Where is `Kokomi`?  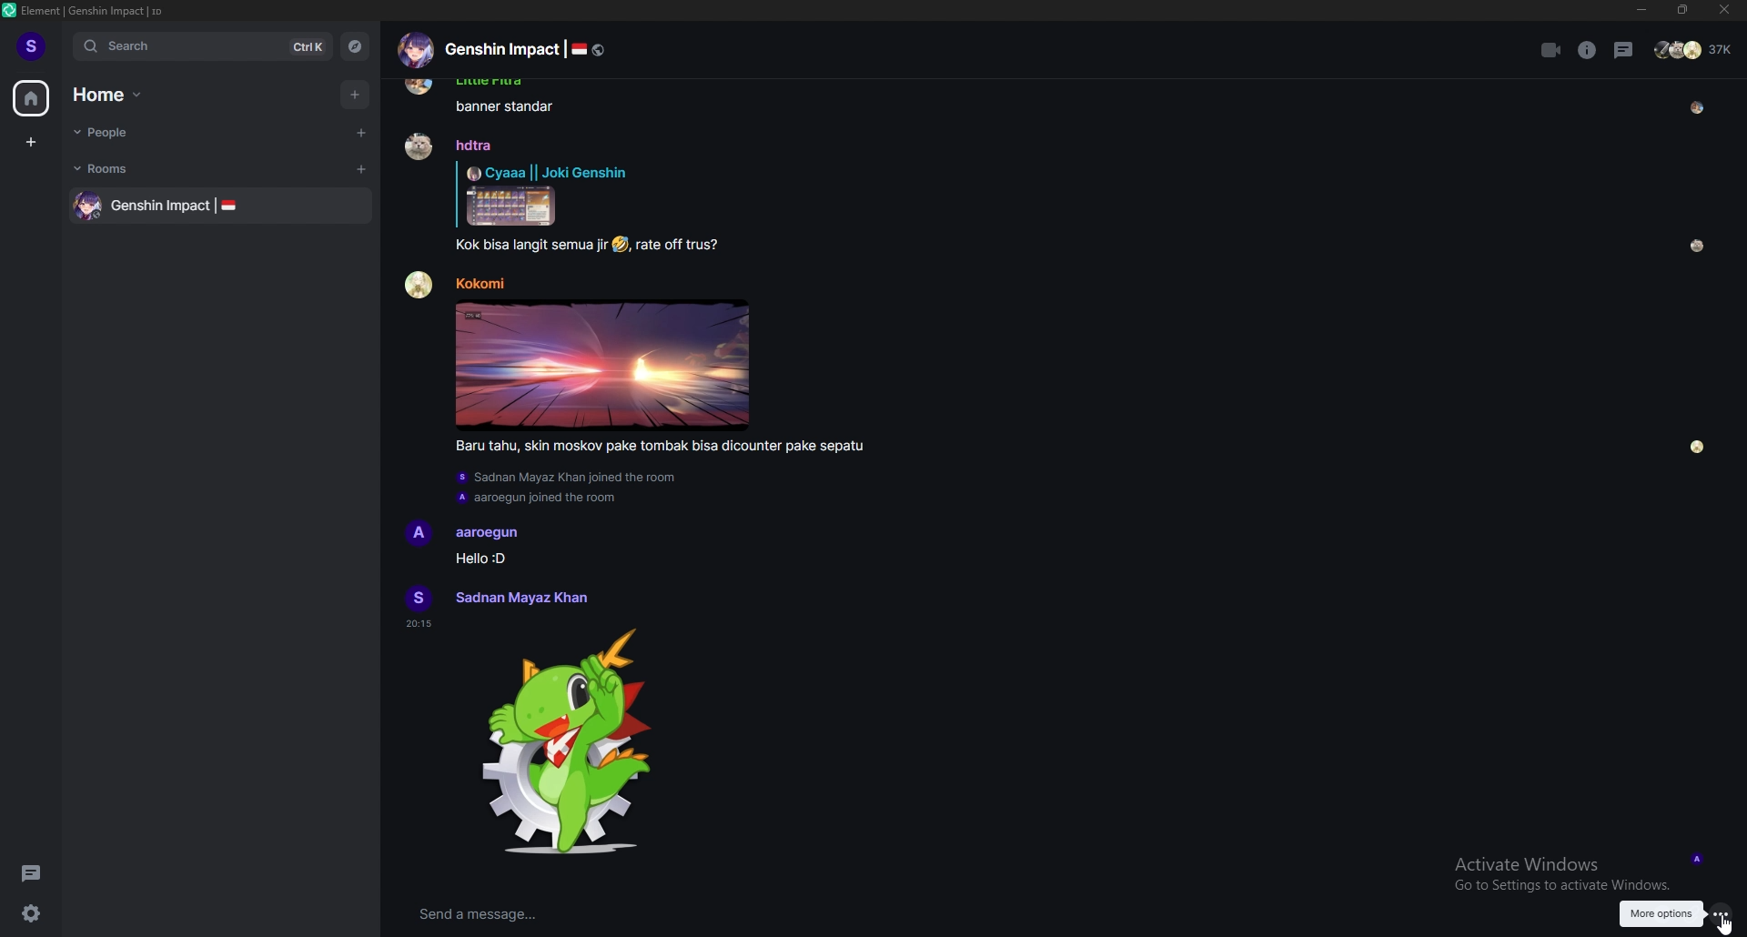 Kokomi is located at coordinates (480, 283).